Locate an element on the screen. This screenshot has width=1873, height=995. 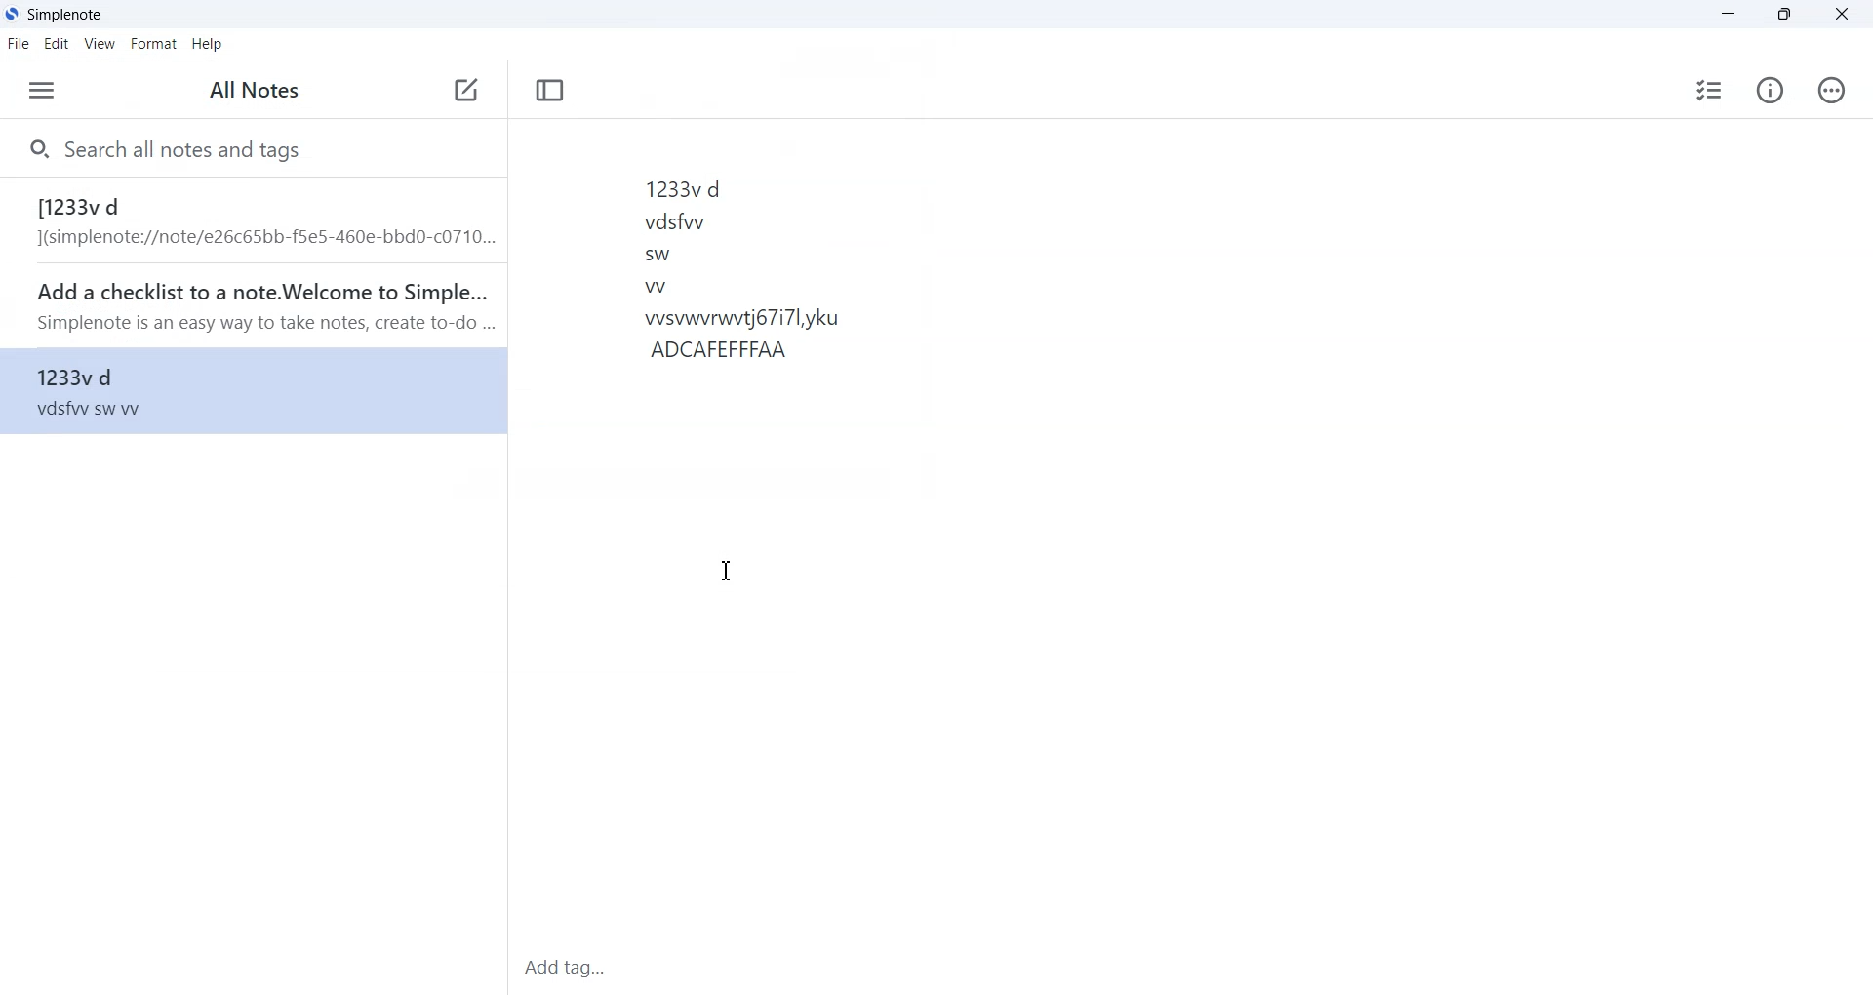
Simplenote is located at coordinates (55, 14).